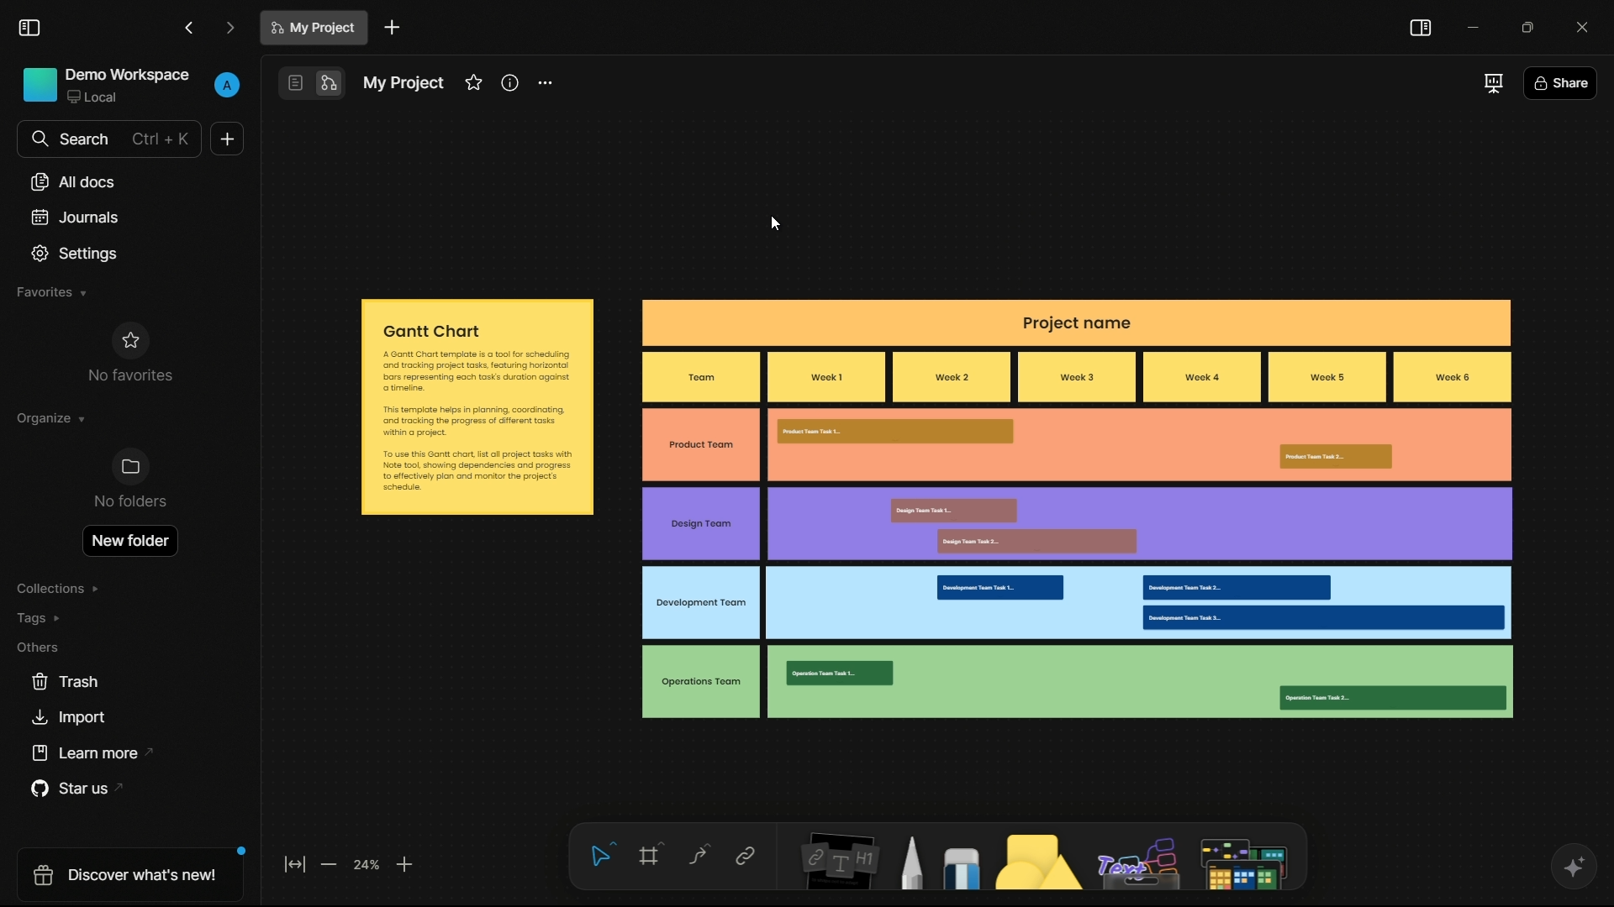 The height and width of the screenshot is (907, 1614). What do you see at coordinates (60, 590) in the screenshot?
I see `collections` at bounding box center [60, 590].